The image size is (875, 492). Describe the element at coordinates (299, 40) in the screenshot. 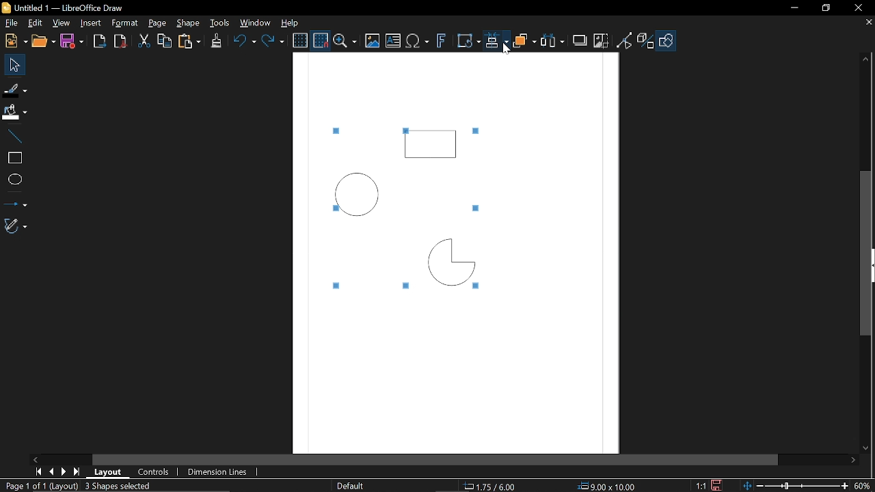

I see `Display grid` at that location.